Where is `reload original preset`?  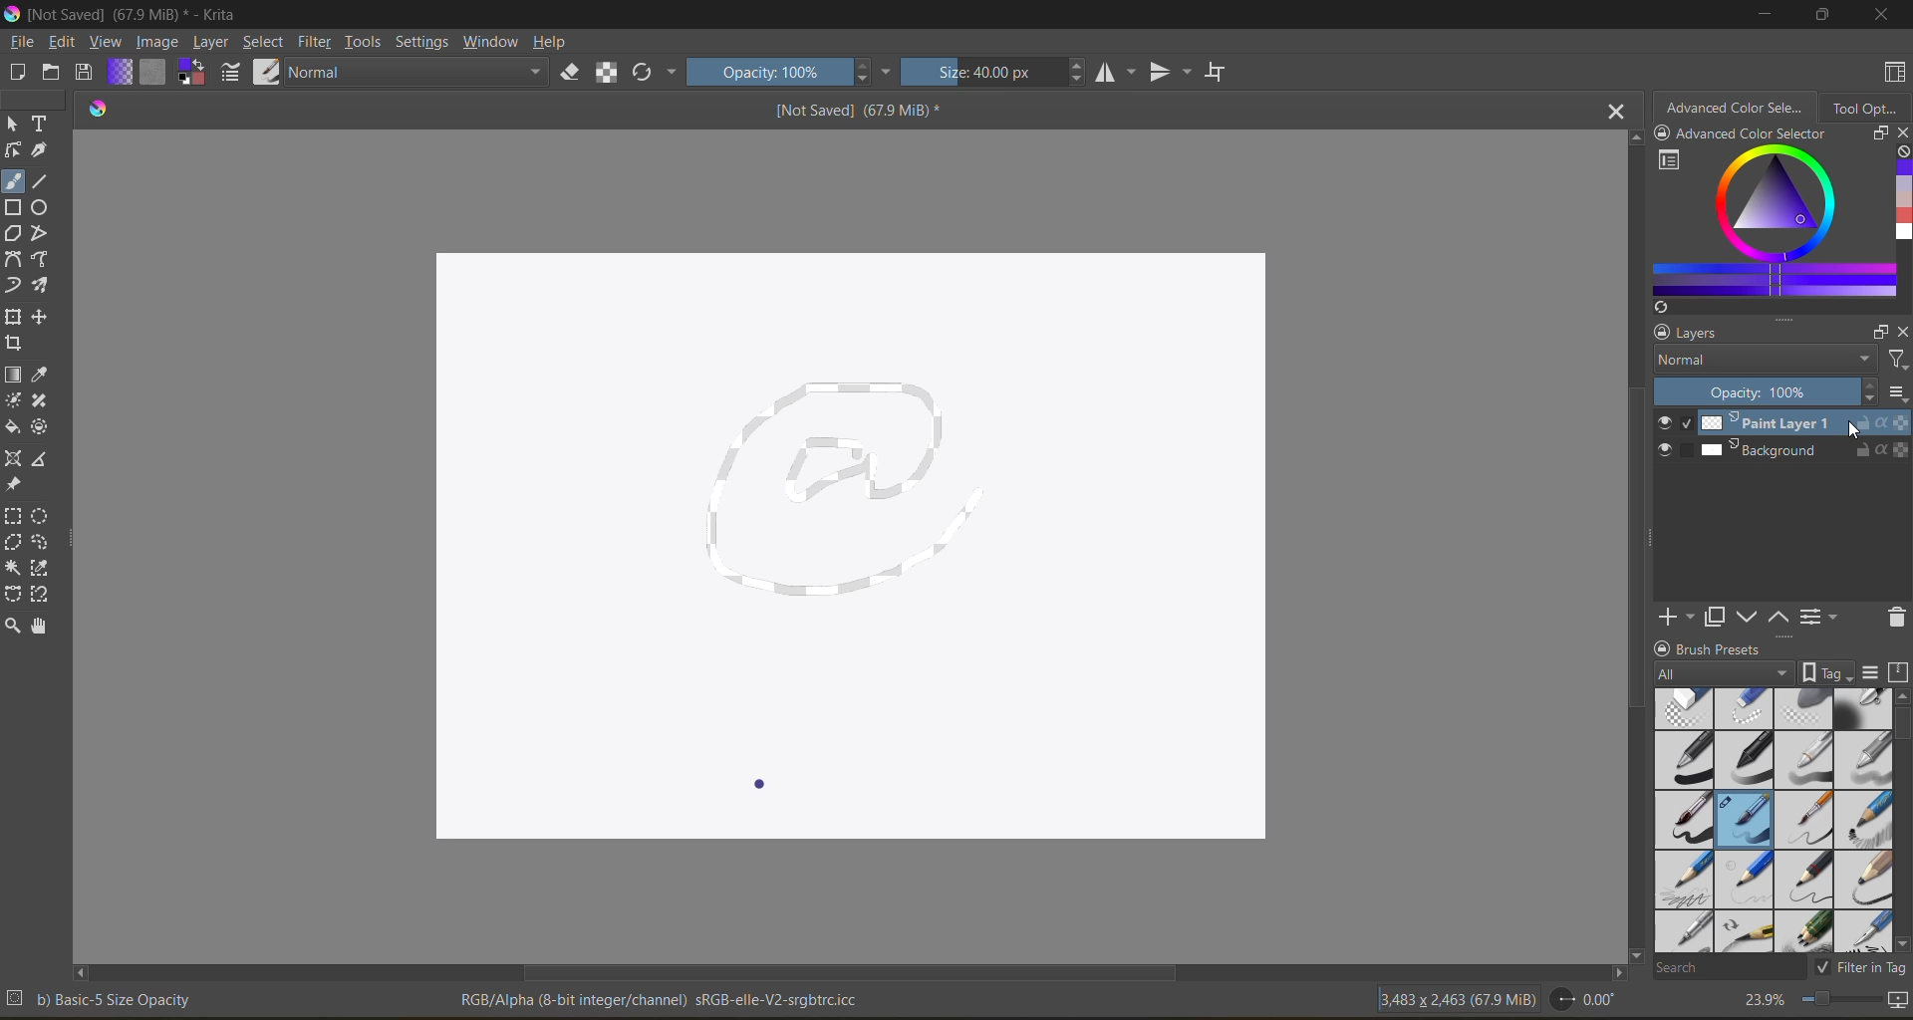 reload original preset is located at coordinates (645, 73).